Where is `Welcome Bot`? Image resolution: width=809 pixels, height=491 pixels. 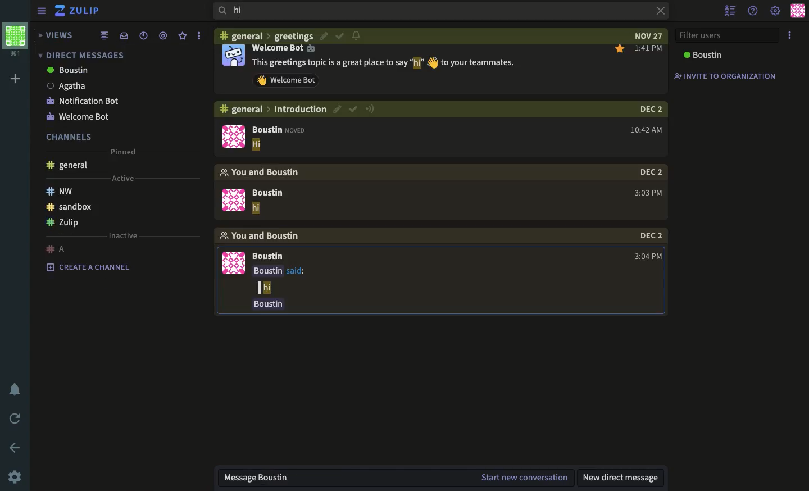
Welcome Bot is located at coordinates (289, 80).